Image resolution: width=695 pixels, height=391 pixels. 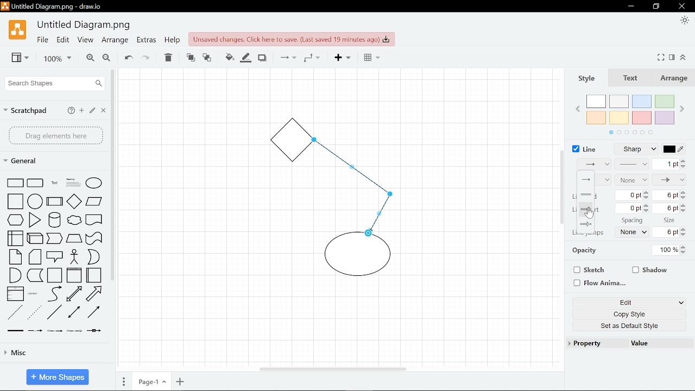 I want to click on shape, so click(x=74, y=182).